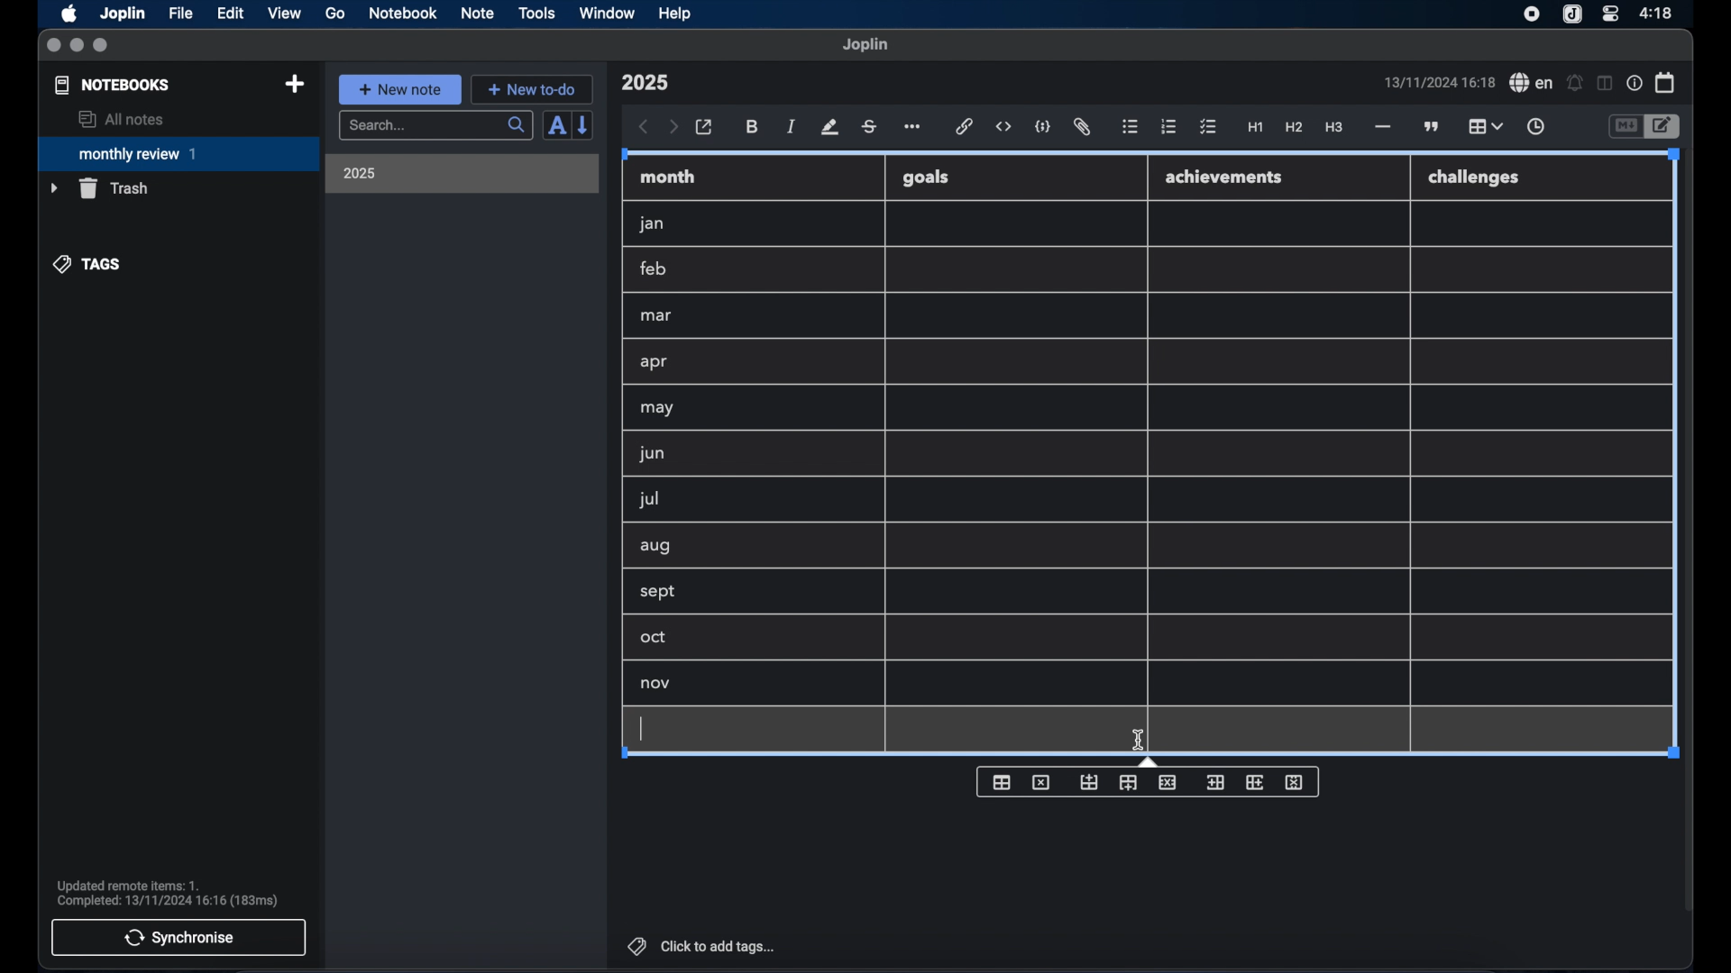 The width and height of the screenshot is (1731, 973). Describe the element at coordinates (657, 316) in the screenshot. I see `mar` at that location.